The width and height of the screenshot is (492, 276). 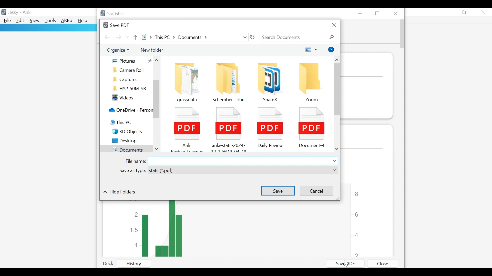 I want to click on Folder, so click(x=185, y=80).